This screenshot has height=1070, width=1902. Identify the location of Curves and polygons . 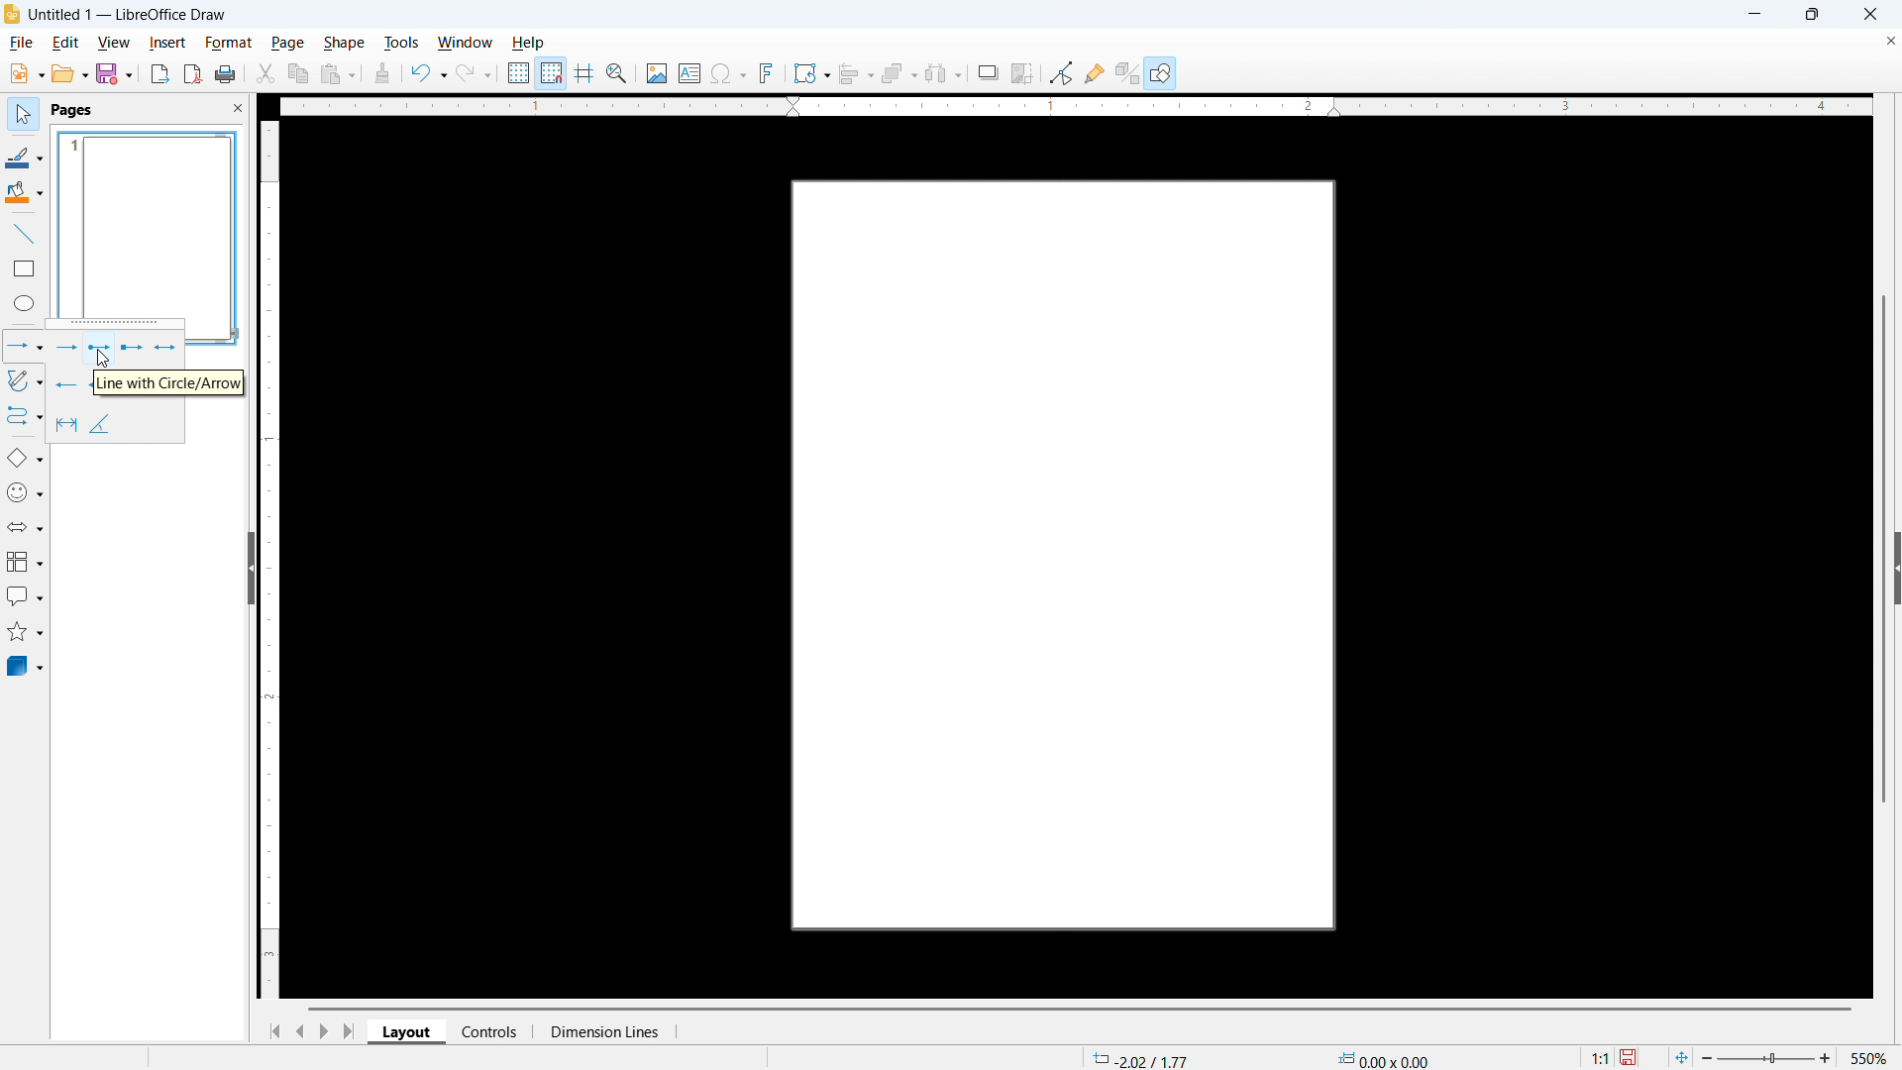
(25, 381).